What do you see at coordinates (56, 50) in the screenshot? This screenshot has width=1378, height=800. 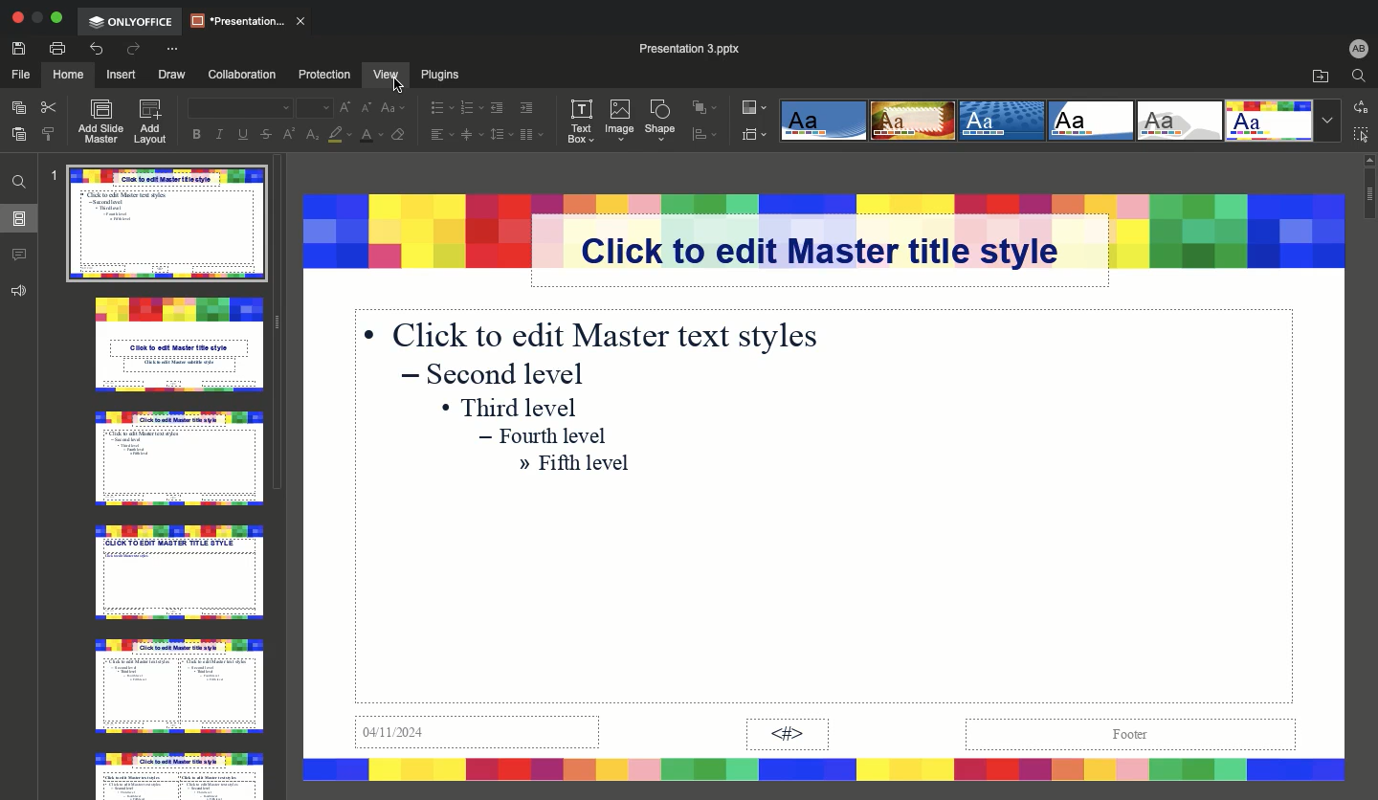 I see `Print` at bounding box center [56, 50].